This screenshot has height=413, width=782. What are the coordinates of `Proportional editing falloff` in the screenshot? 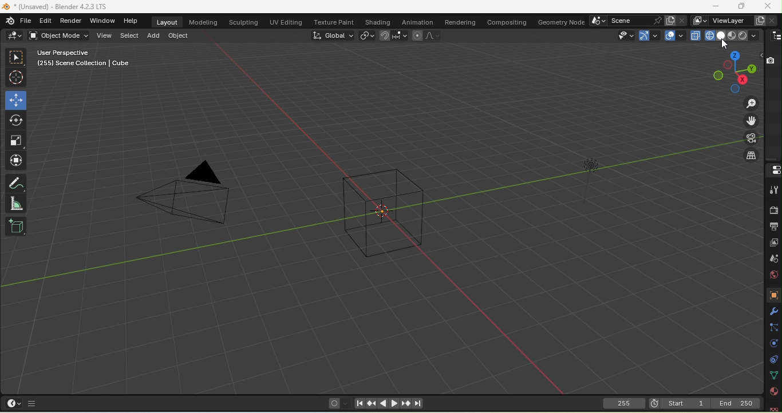 It's located at (434, 35).